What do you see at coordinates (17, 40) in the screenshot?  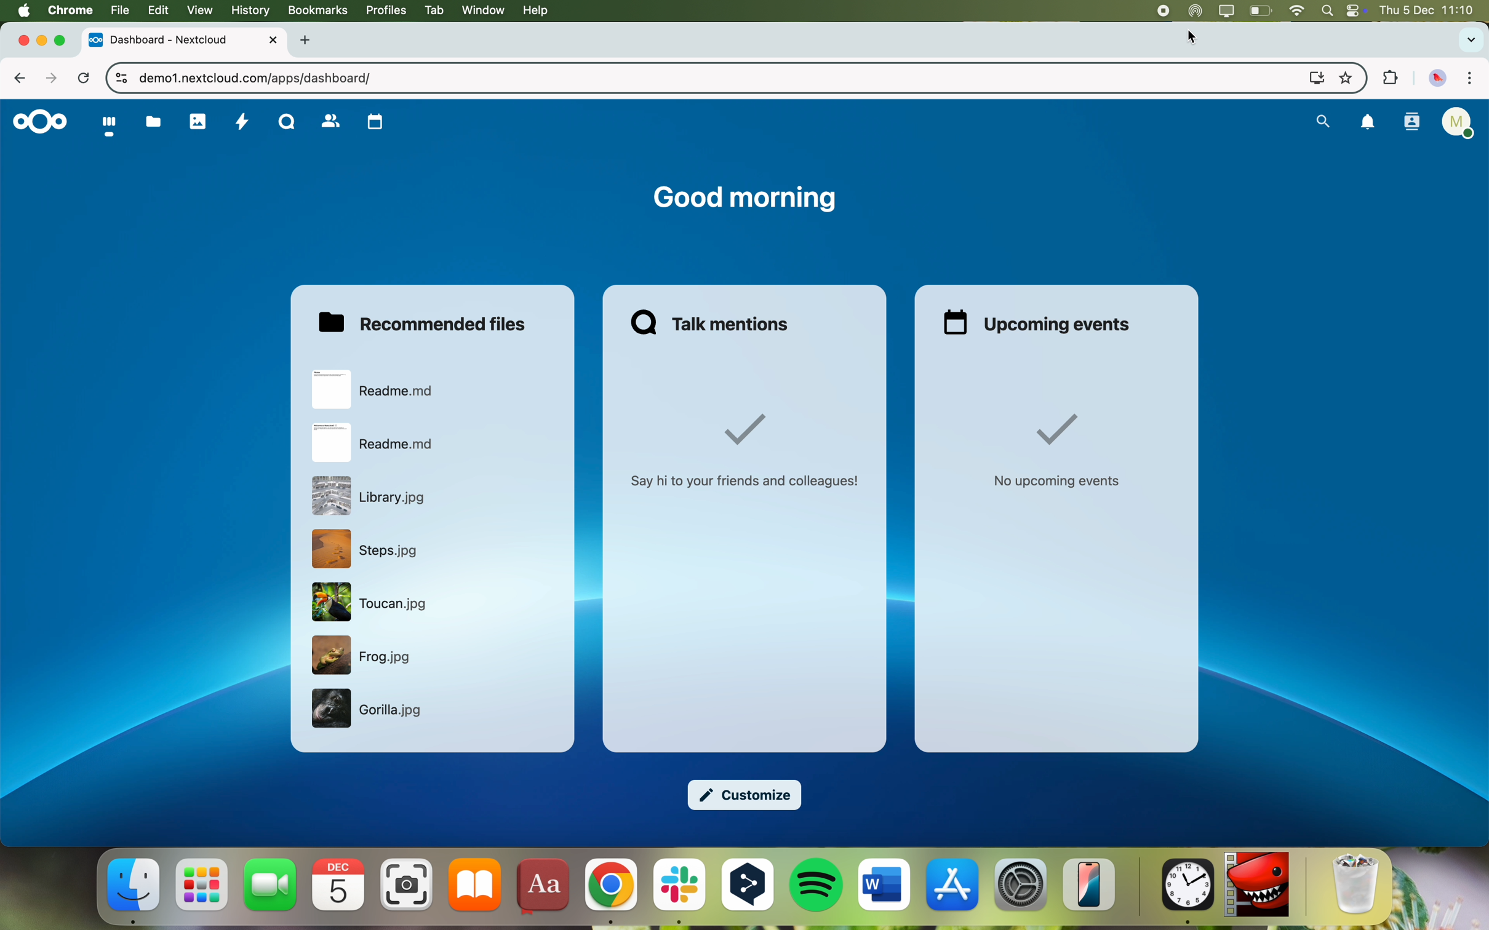 I see `close tab` at bounding box center [17, 40].